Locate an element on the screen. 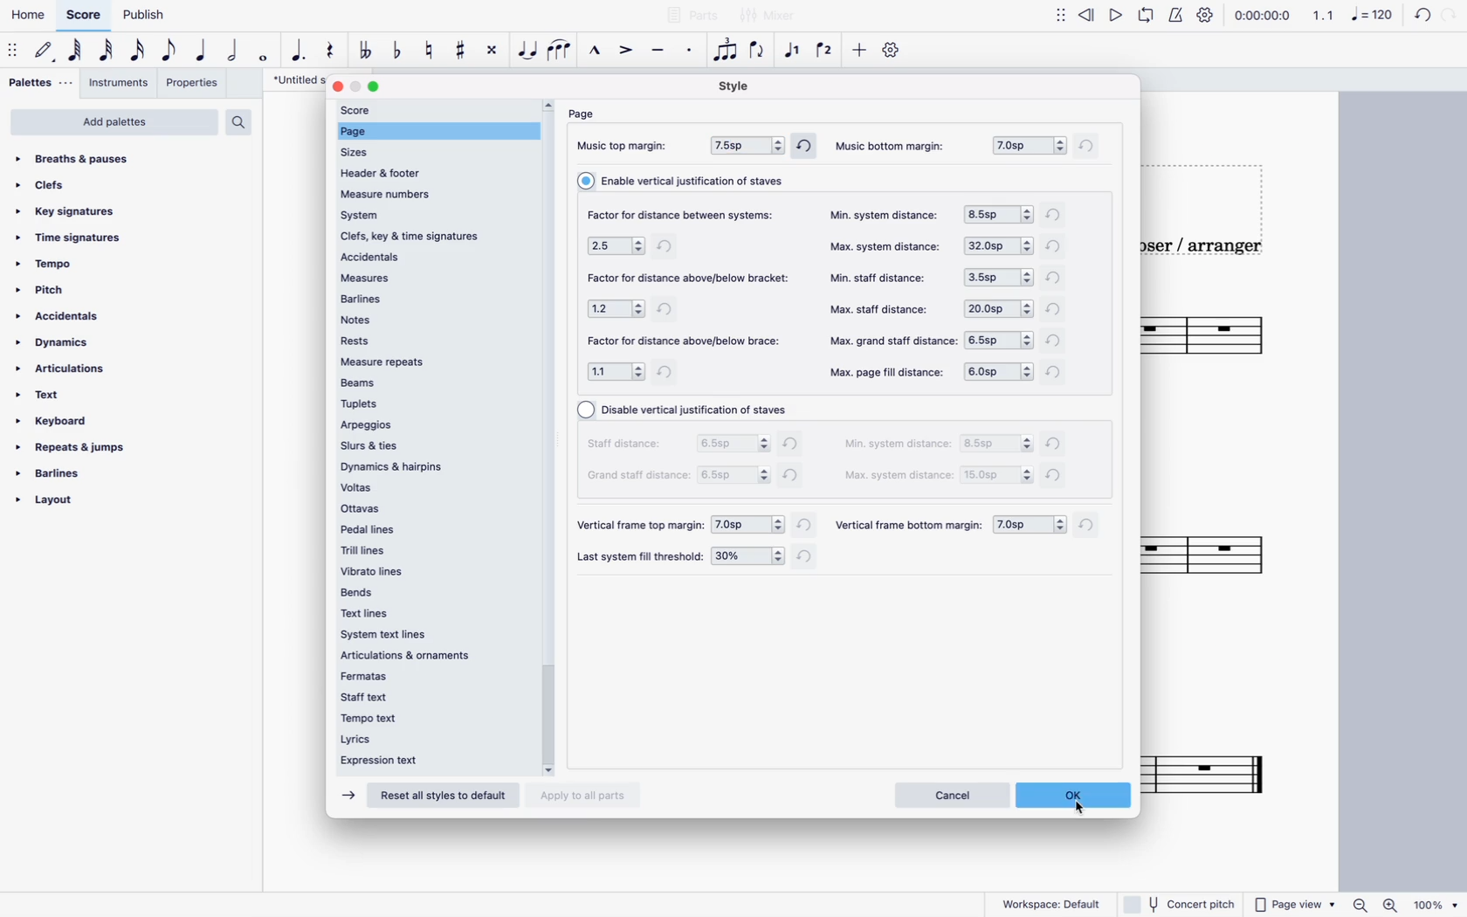 Image resolution: width=1467 pixels, height=917 pixels. keyboard is located at coordinates (54, 421).